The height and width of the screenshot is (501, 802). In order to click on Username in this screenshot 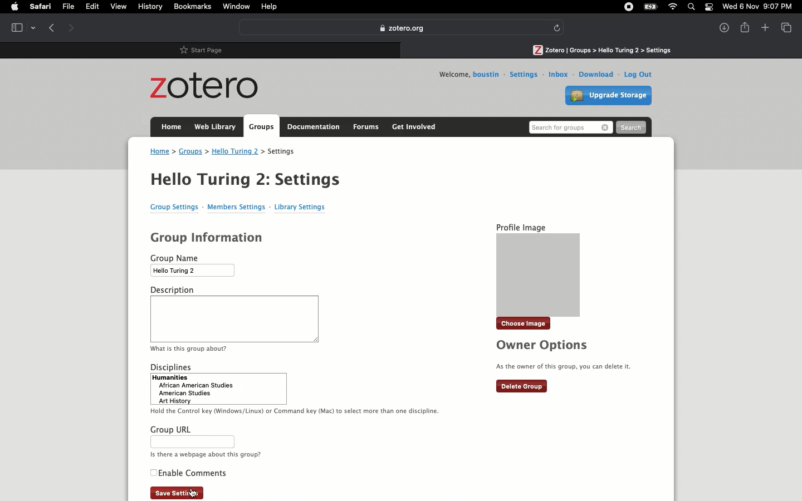, I will do `click(487, 75)`.